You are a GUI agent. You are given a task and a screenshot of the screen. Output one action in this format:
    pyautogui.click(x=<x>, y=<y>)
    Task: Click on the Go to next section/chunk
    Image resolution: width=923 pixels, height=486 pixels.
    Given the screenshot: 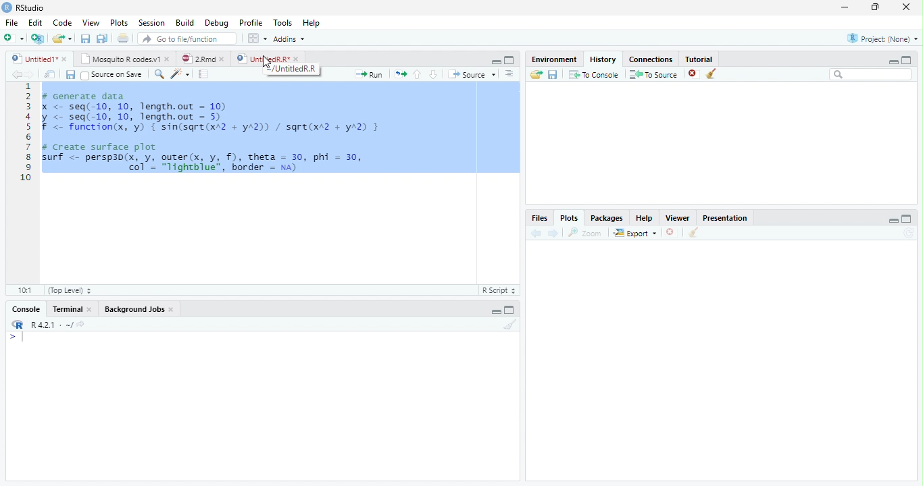 What is the action you would take?
    pyautogui.click(x=433, y=74)
    